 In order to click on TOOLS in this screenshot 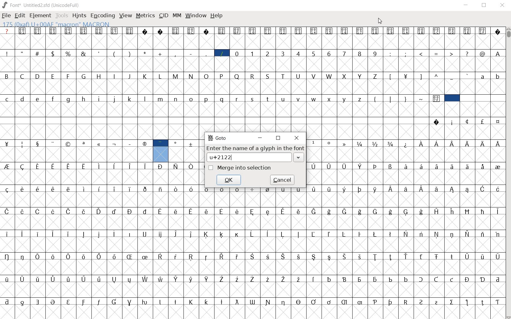, I will do `click(61, 15)`.